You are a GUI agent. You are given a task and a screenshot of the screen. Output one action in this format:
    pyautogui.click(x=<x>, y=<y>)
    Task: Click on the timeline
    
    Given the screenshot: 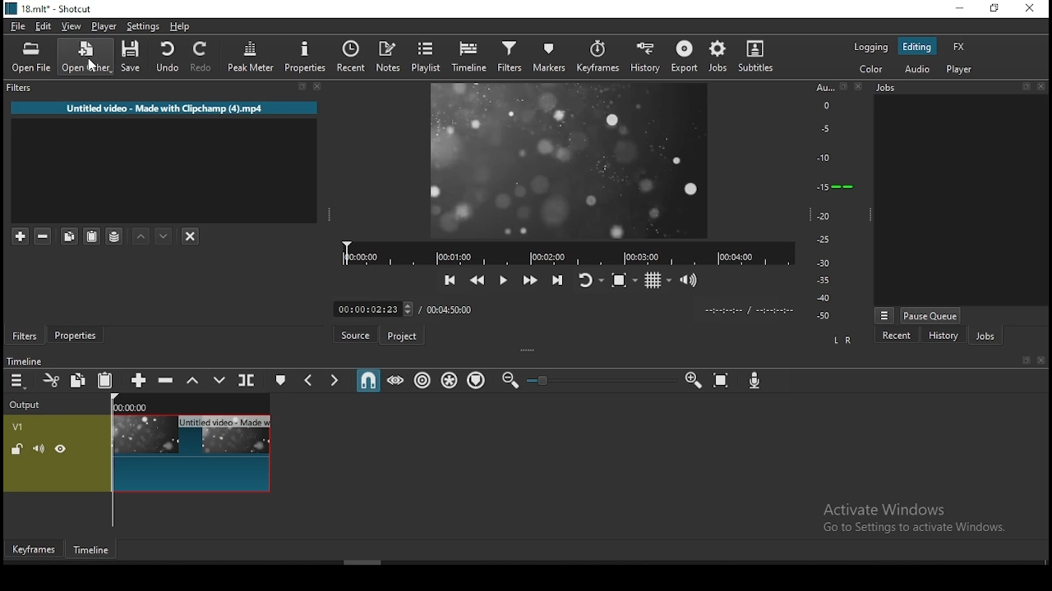 What is the action you would take?
    pyautogui.click(x=469, y=56)
    